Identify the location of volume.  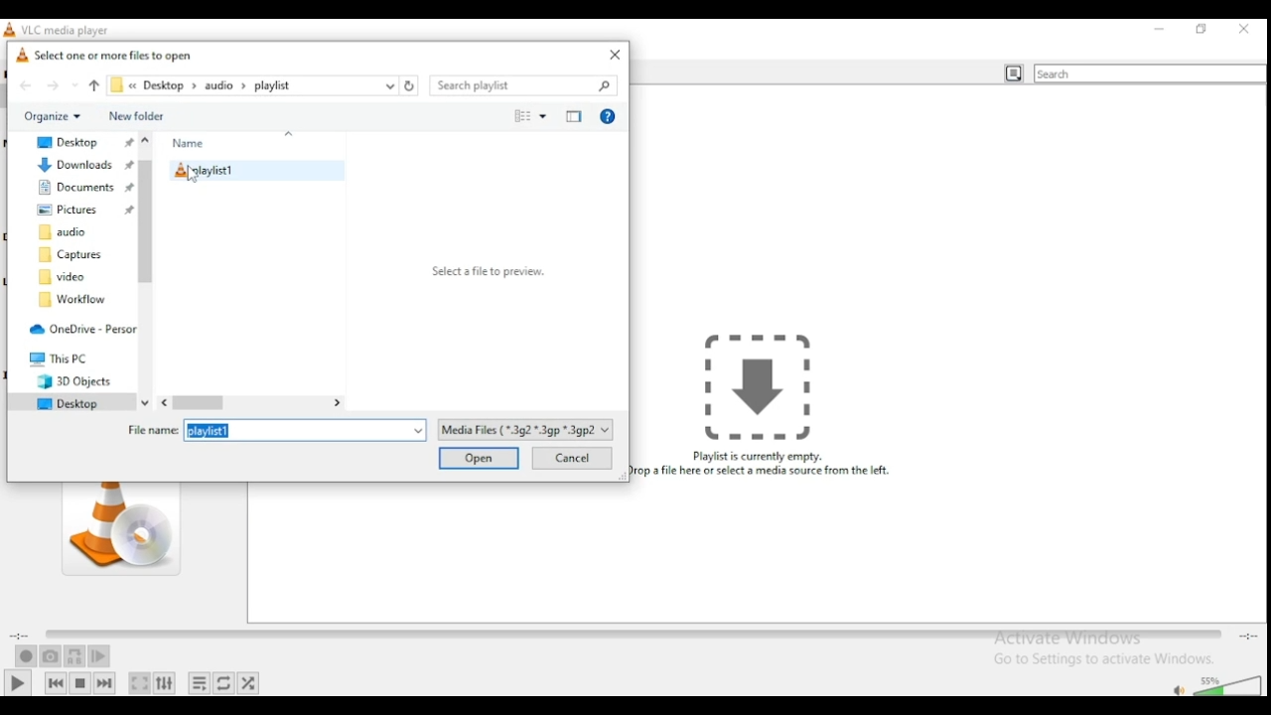
(1229, 686).